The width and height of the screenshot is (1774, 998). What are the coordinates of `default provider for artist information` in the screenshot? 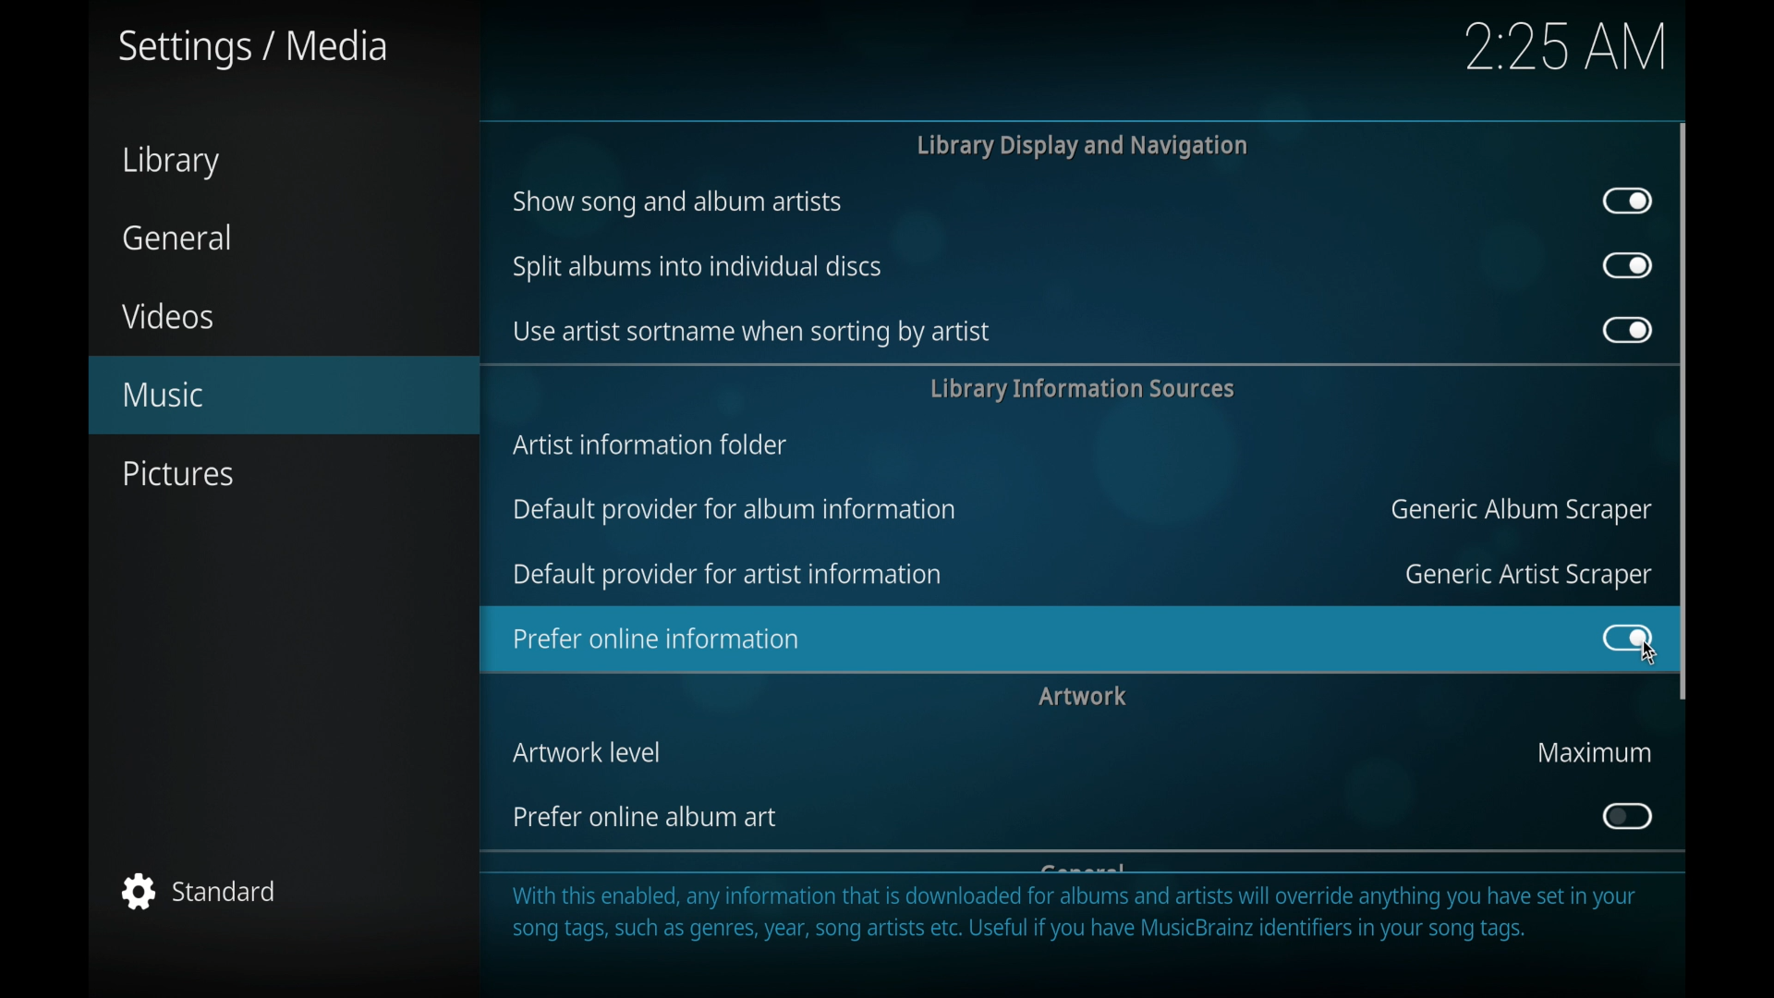 It's located at (728, 576).